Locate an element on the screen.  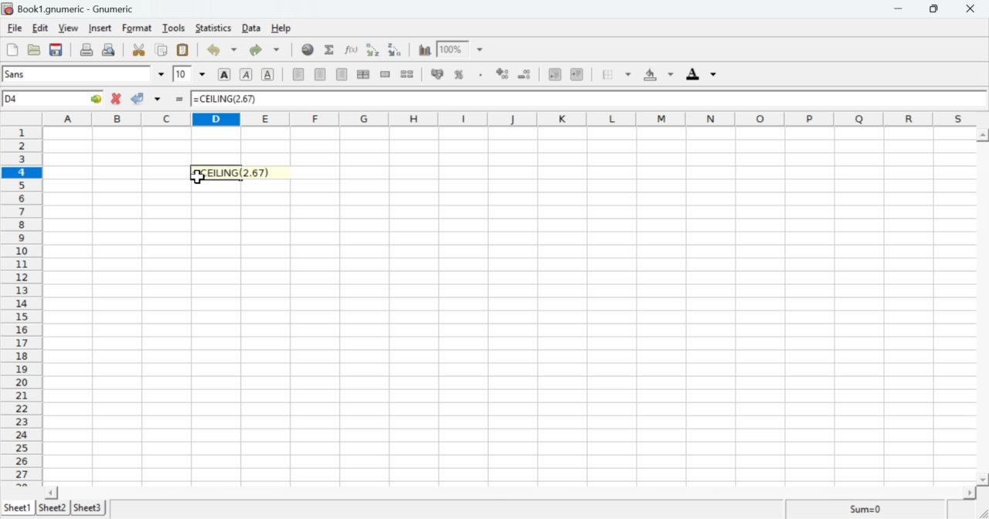
Decrease Indent is located at coordinates (553, 76).